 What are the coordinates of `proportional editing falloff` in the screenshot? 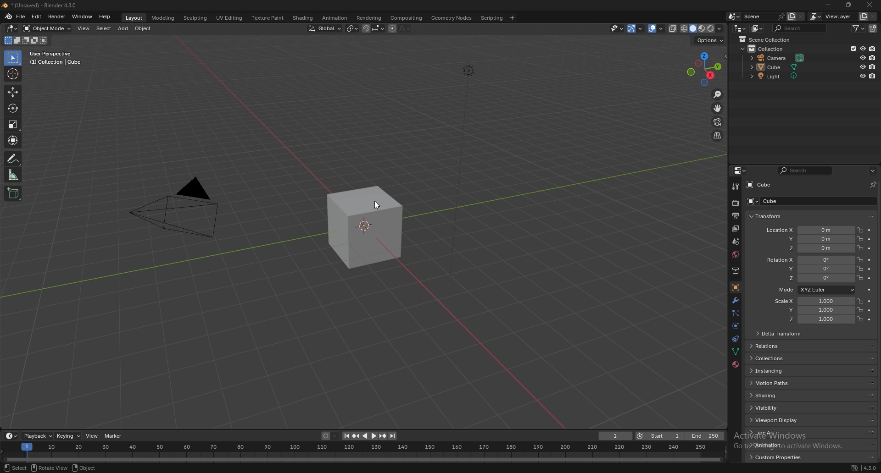 It's located at (405, 28).